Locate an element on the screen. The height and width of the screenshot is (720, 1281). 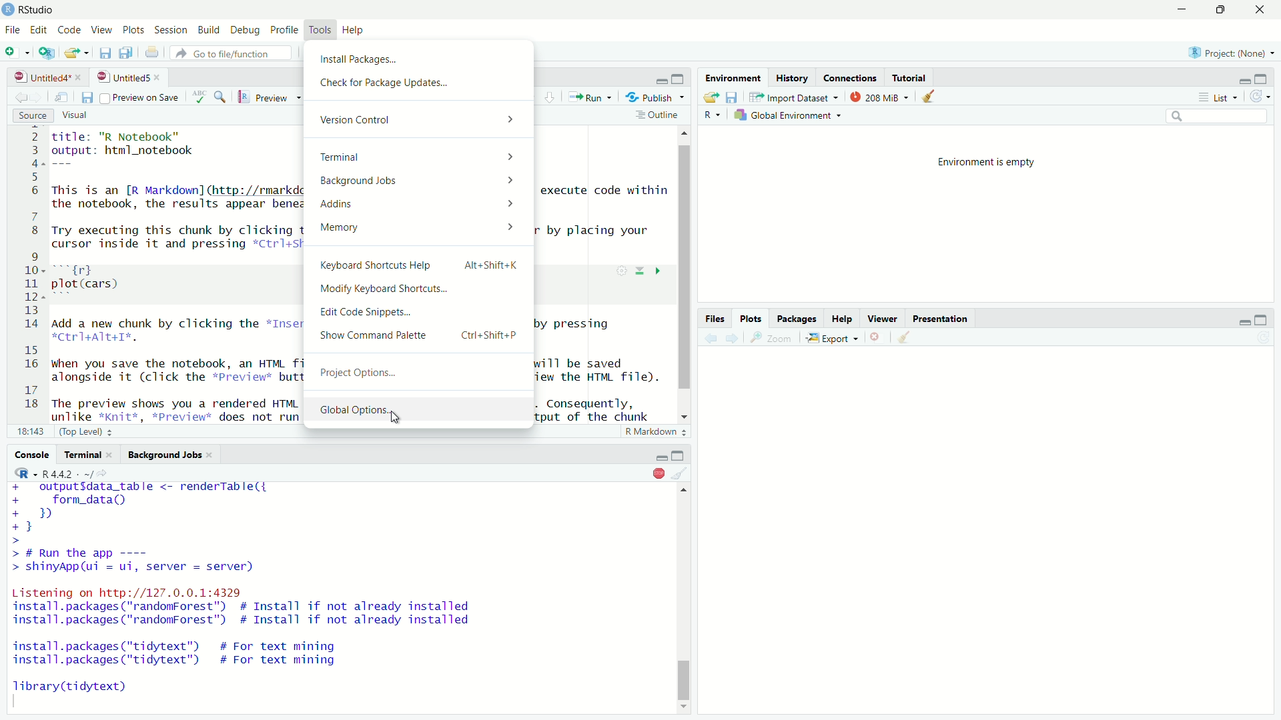
Global Environment  is located at coordinates (789, 115).